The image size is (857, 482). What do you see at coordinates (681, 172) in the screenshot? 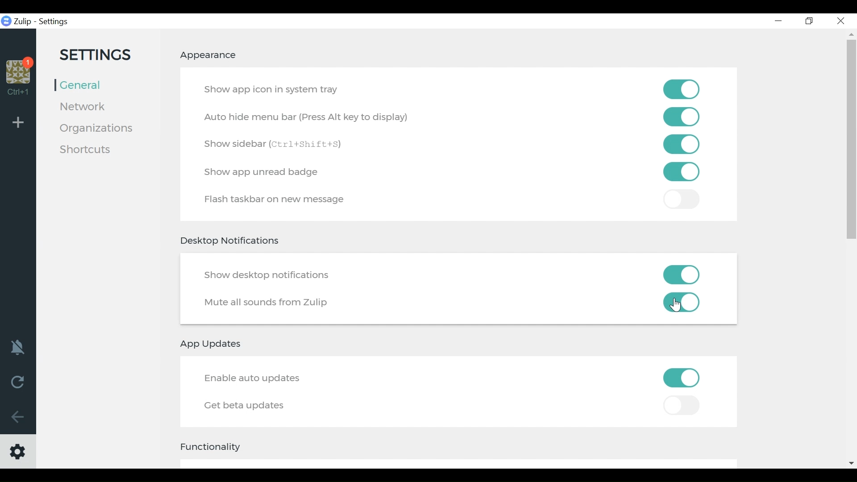
I see `Toggle on /off Flash taskbar on a new message` at bounding box center [681, 172].